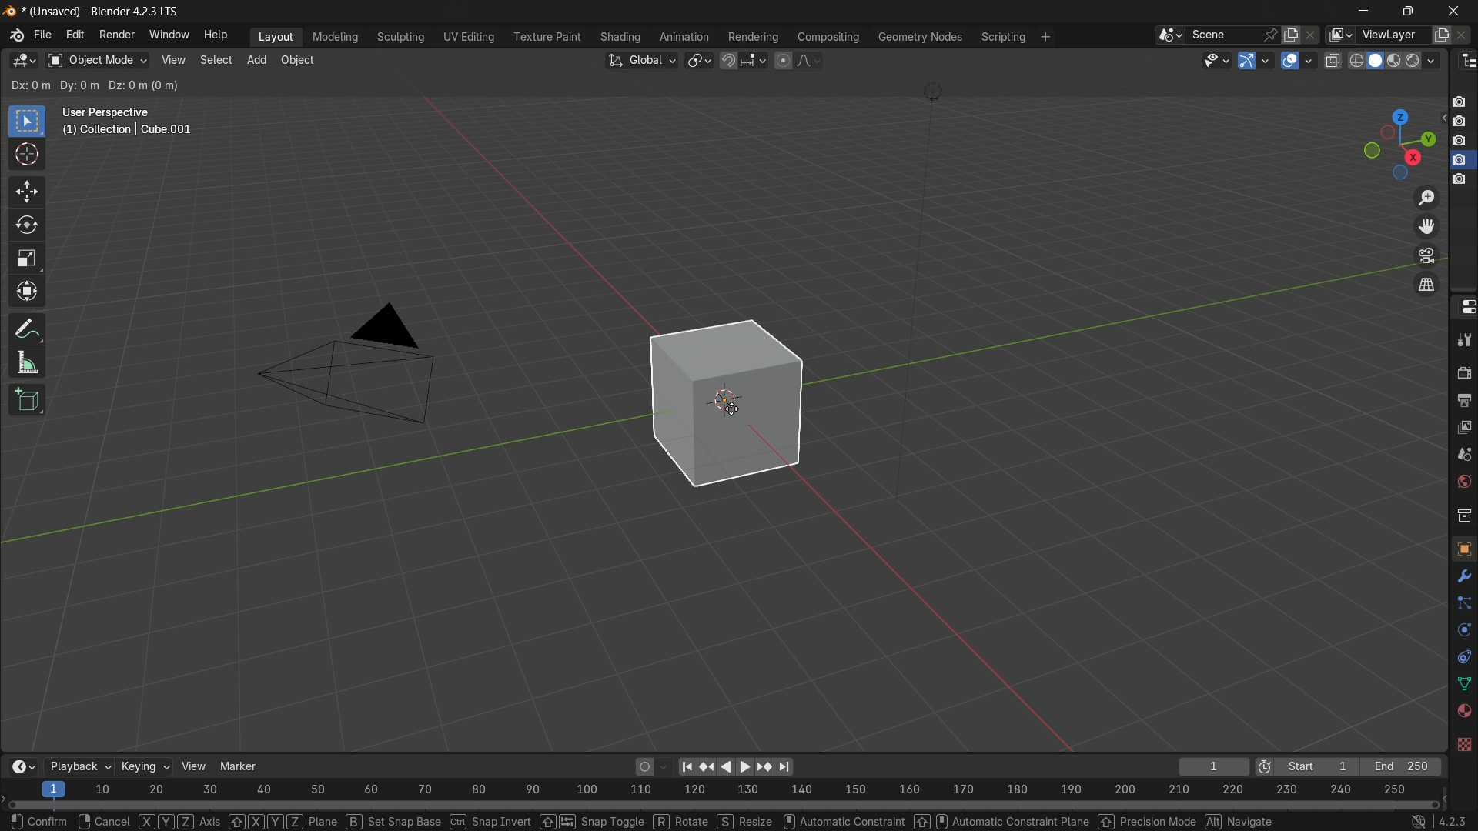  I want to click on select tab, so click(218, 59).